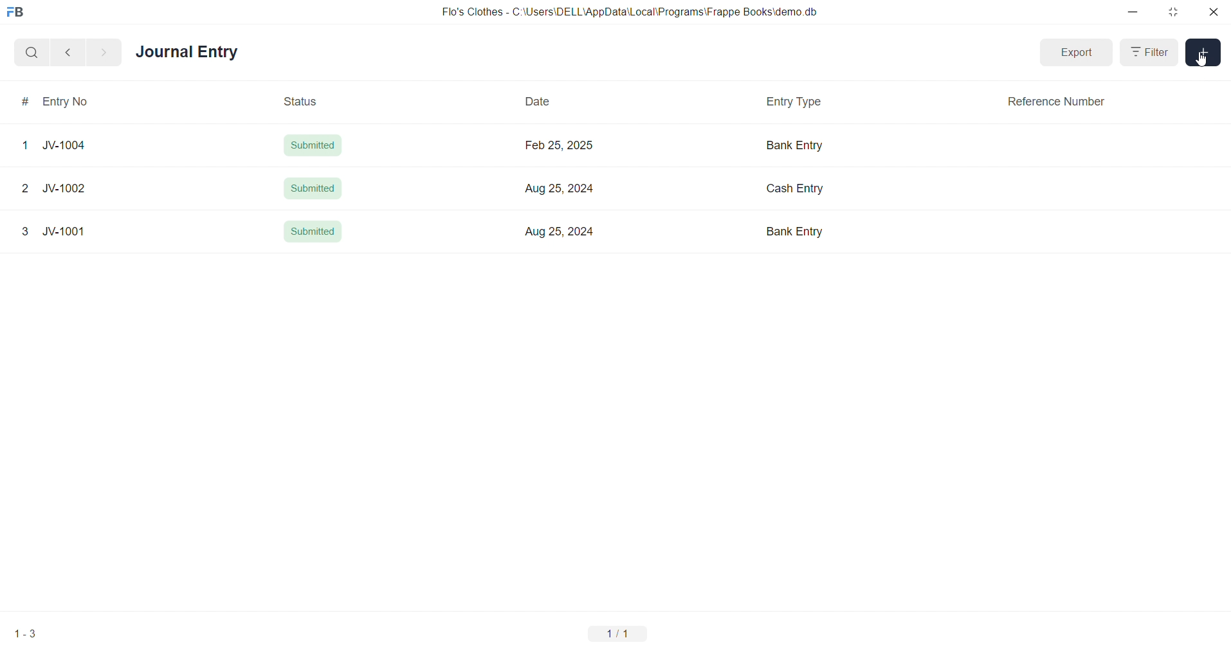  I want to click on add, so click(1207, 53).